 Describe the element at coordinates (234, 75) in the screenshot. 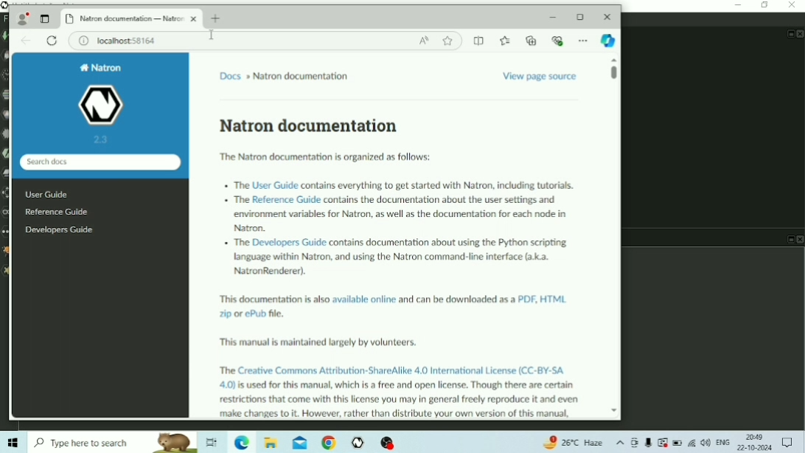

I see `Docs` at that location.